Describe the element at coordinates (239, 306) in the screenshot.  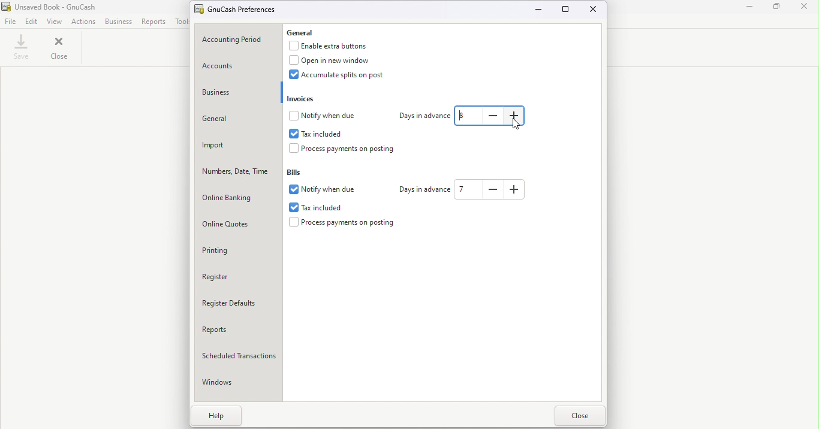
I see `Register Defaults` at that location.